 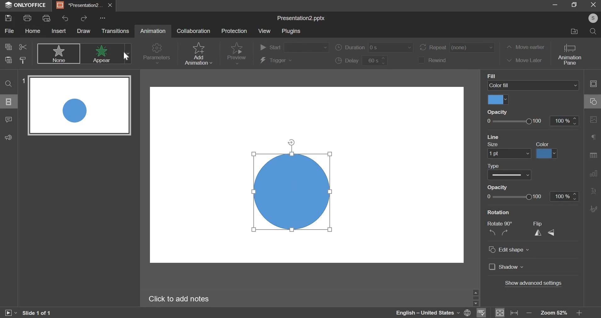 I want to click on file location, so click(x=574, y=31).